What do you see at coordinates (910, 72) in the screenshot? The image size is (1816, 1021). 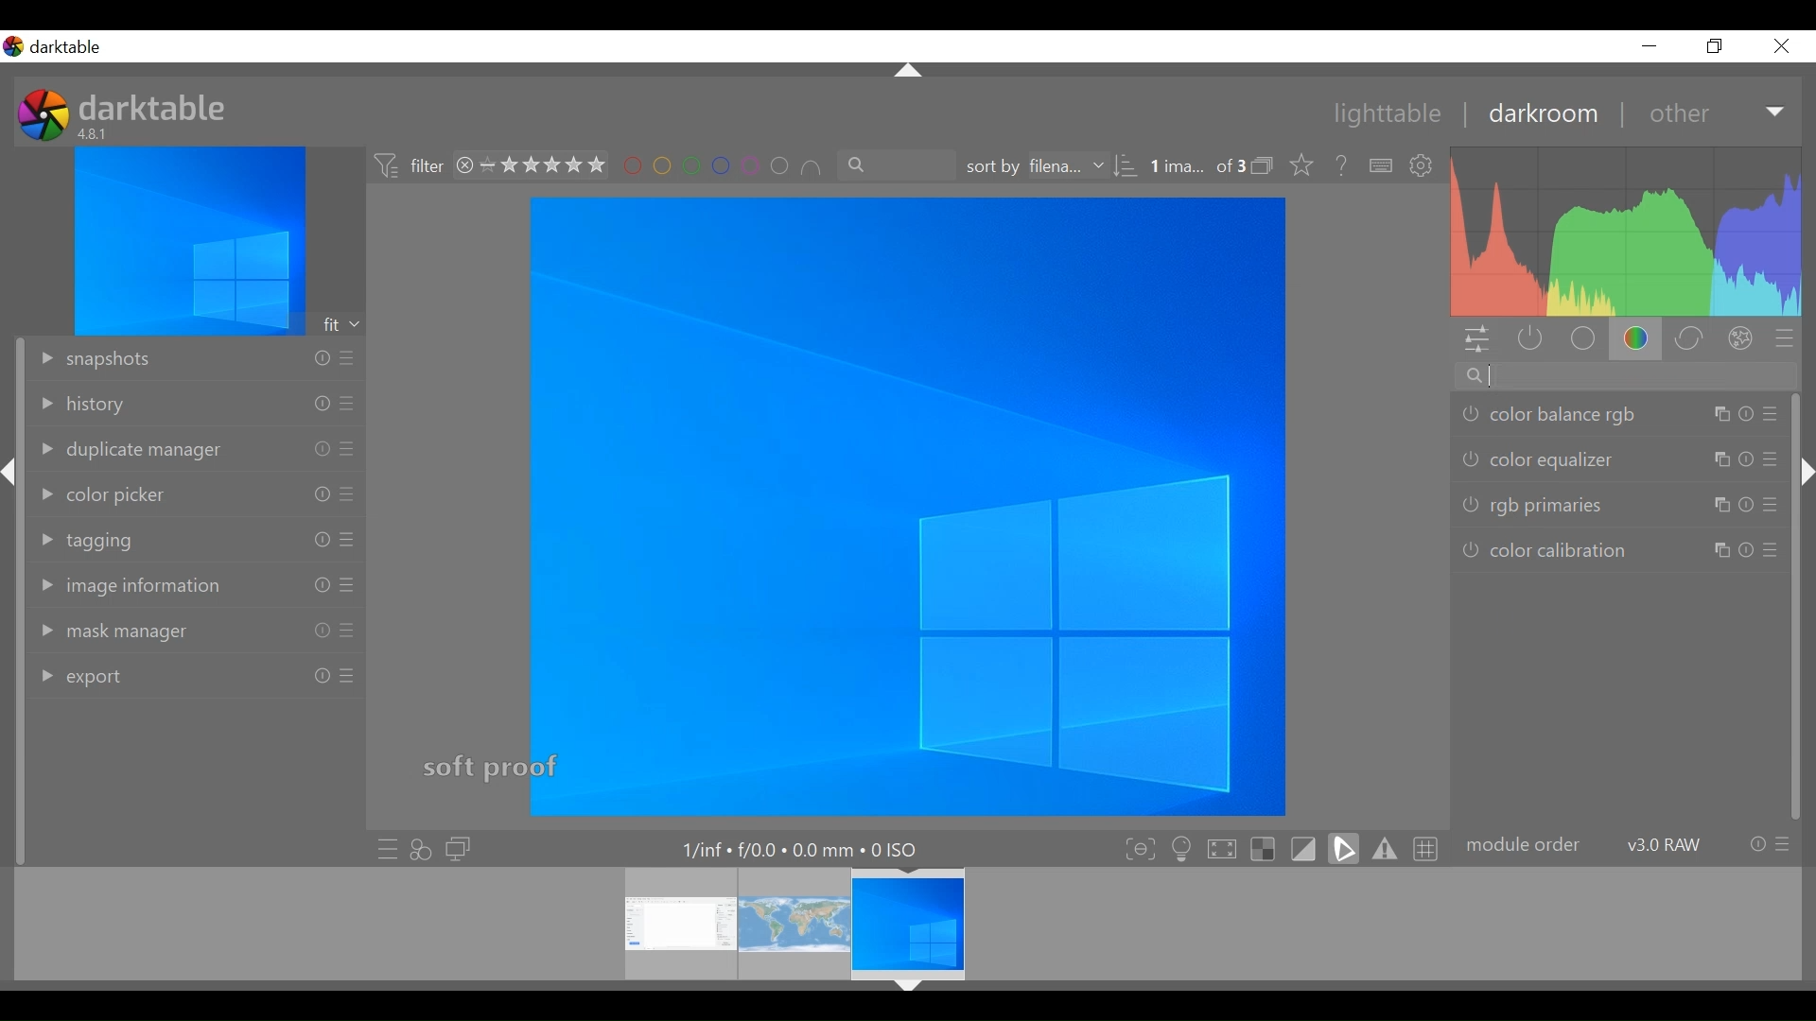 I see `Collapse ` at bounding box center [910, 72].